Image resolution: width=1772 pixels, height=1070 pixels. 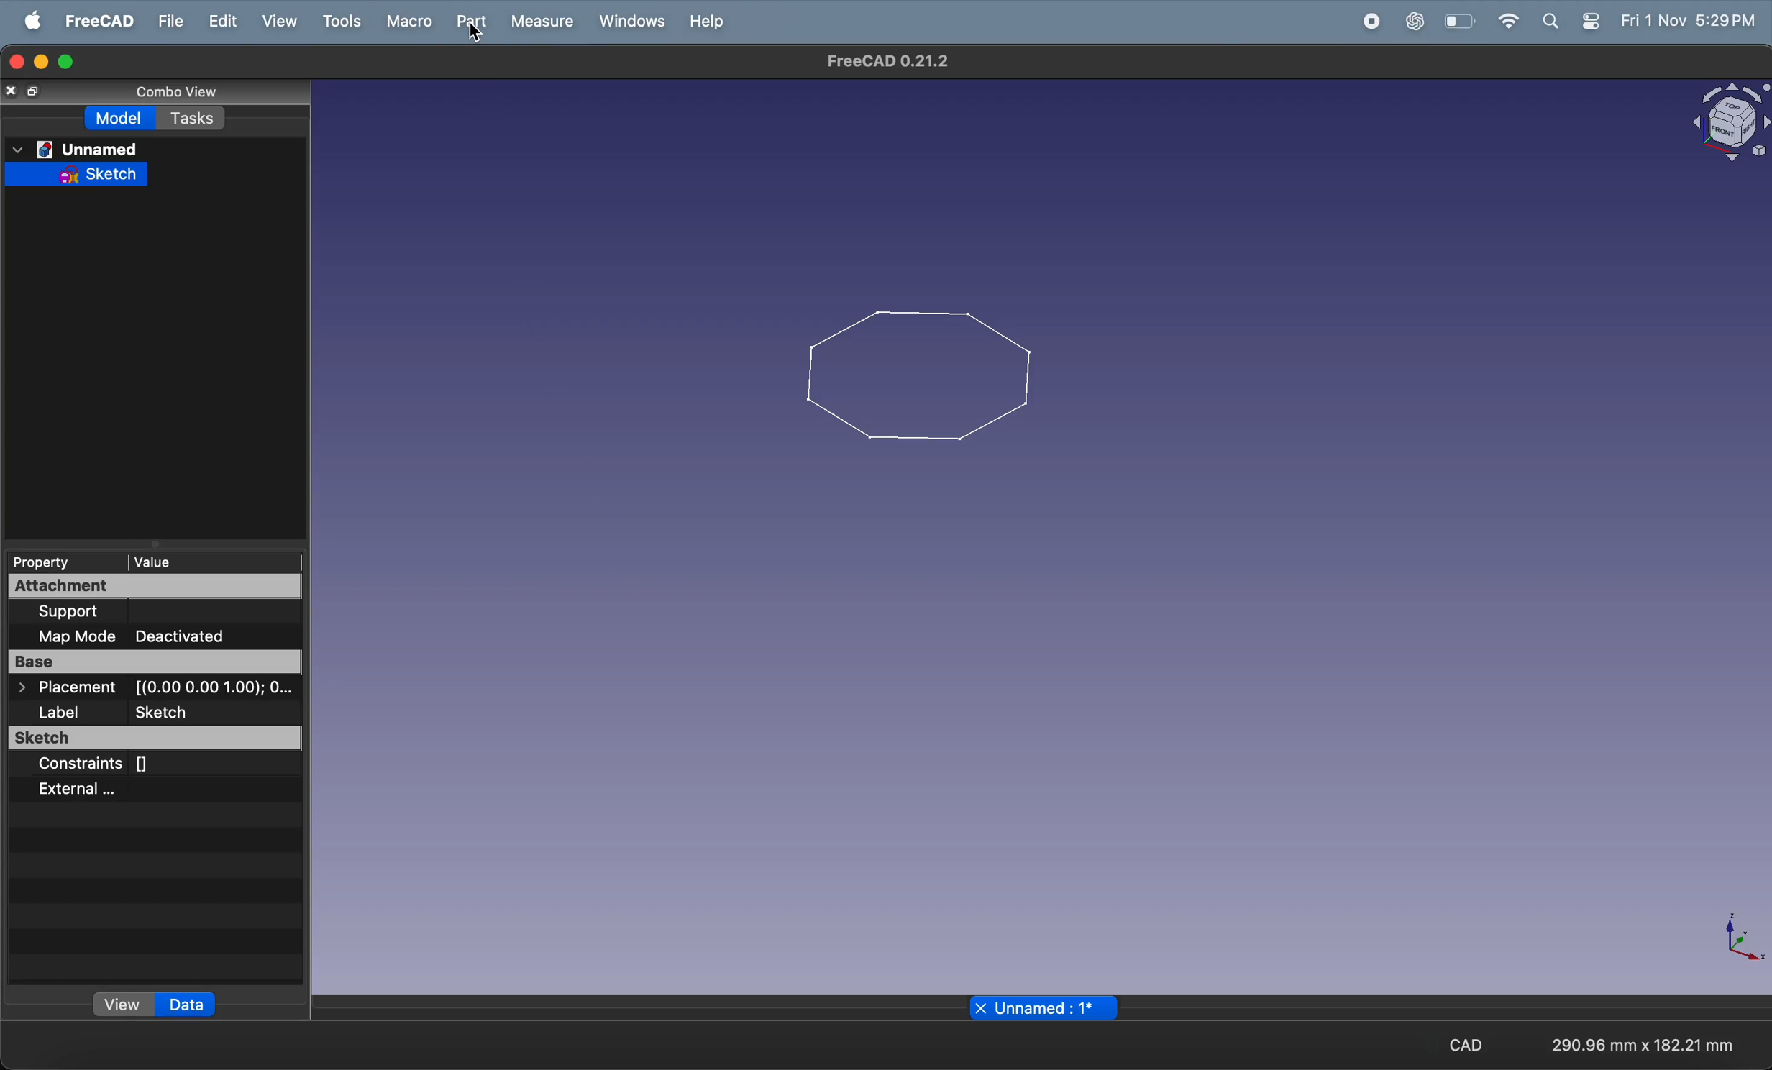 What do you see at coordinates (1046, 1009) in the screenshot?
I see `unnamed page name` at bounding box center [1046, 1009].